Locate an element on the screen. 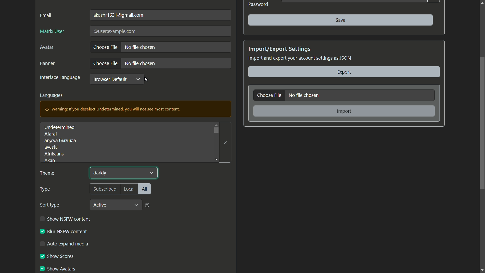 This screenshot has width=485, height=273. help is located at coordinates (148, 205).